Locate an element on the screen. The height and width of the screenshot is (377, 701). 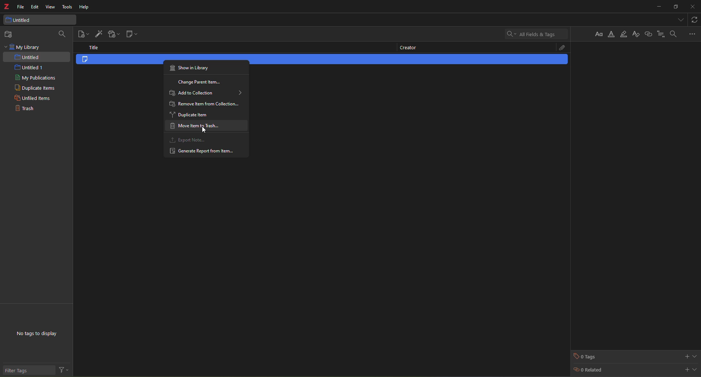
creator is located at coordinates (407, 47).